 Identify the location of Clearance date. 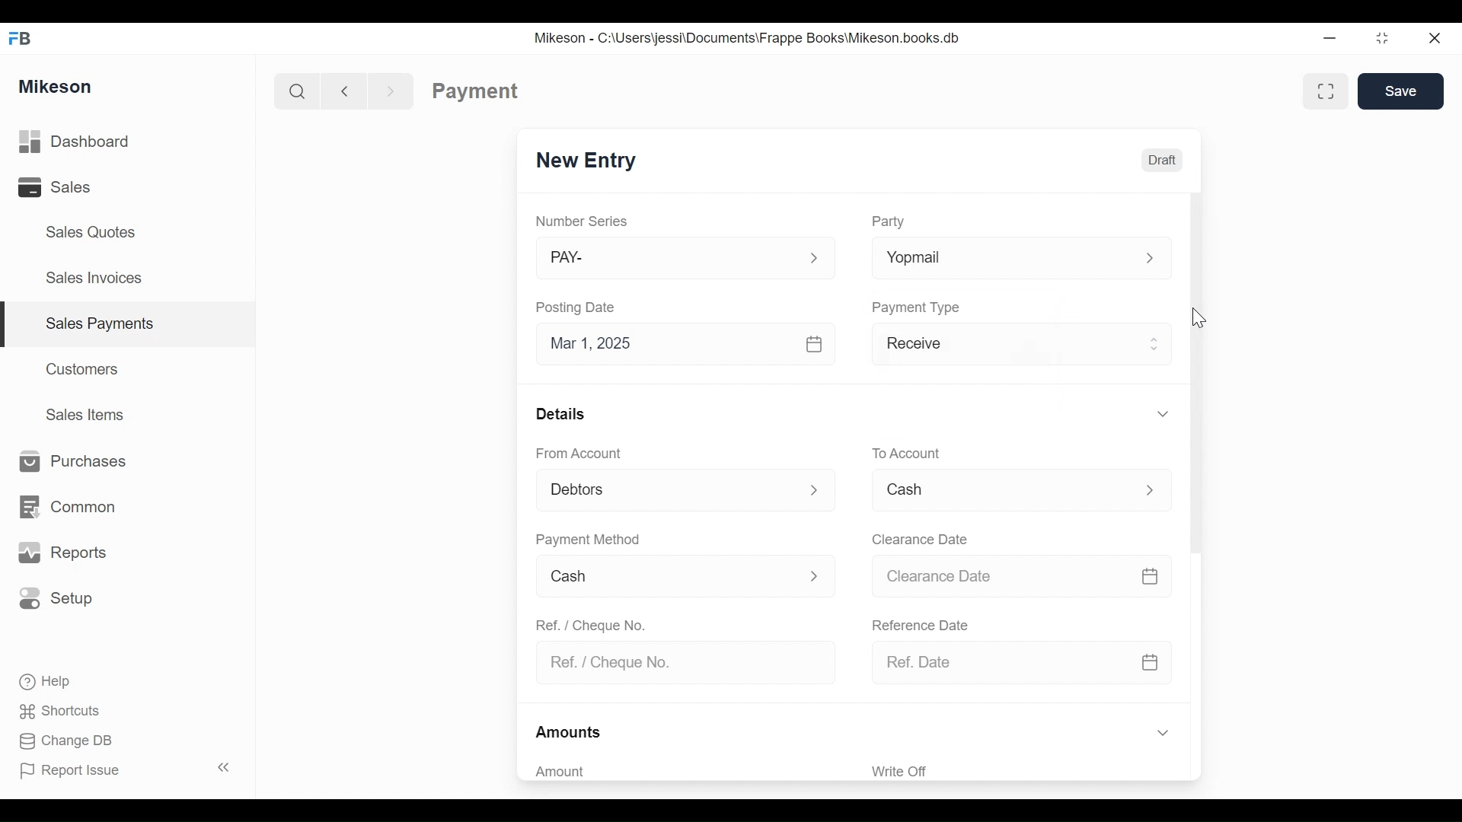
(924, 538).